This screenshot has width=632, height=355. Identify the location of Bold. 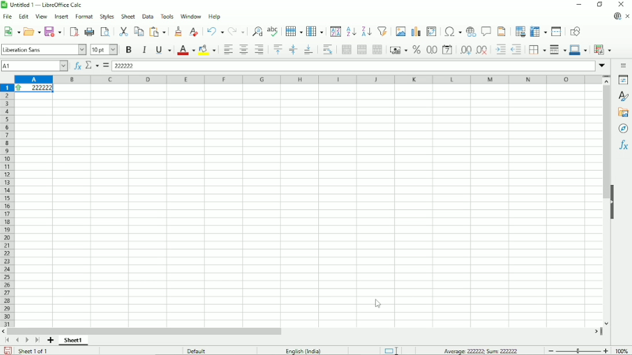
(128, 49).